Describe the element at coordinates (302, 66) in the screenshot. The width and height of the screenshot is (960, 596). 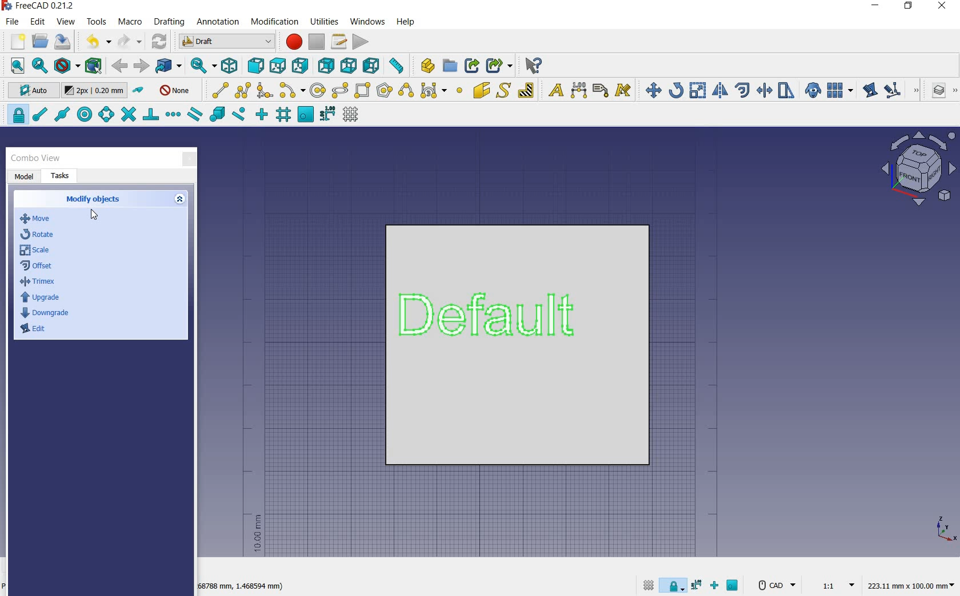
I see `right` at that location.